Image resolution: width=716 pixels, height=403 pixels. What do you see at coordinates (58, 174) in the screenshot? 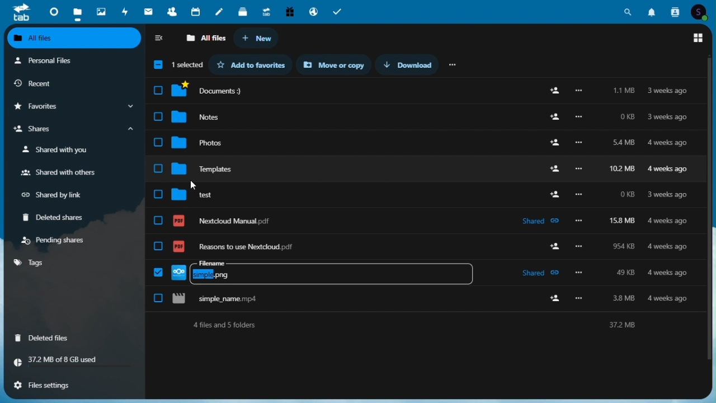
I see `shared with others` at bounding box center [58, 174].